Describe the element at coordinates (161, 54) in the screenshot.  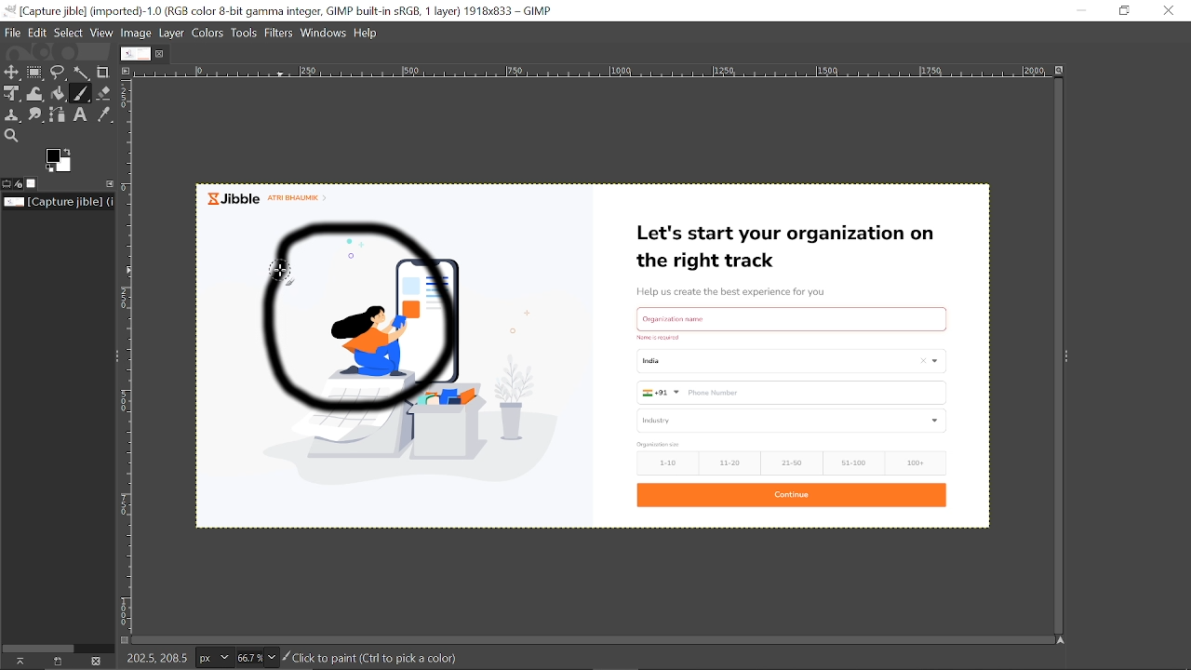
I see `Close tab` at that location.